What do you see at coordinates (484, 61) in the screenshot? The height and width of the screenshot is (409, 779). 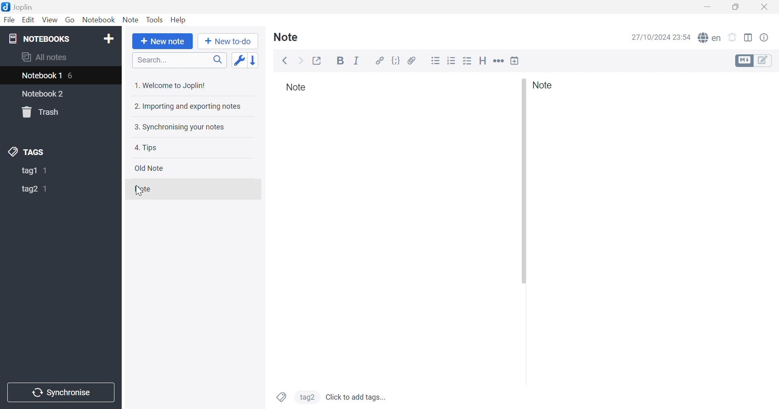 I see `Heading` at bounding box center [484, 61].